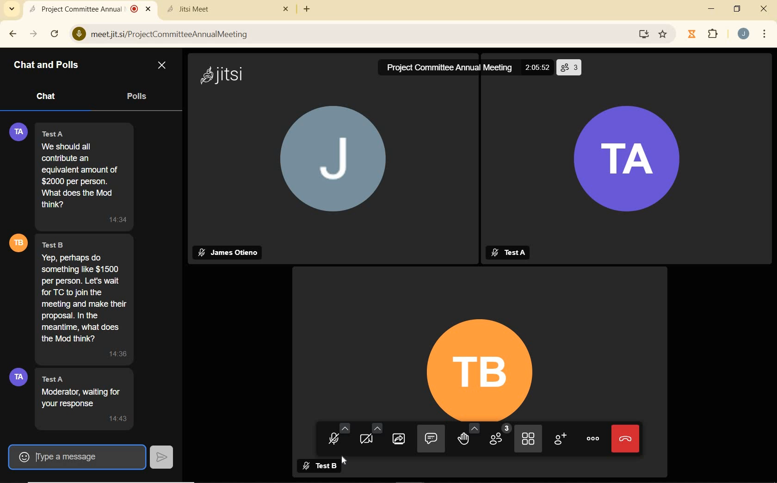 The width and height of the screenshot is (777, 483). Describe the element at coordinates (49, 97) in the screenshot. I see `chat` at that location.